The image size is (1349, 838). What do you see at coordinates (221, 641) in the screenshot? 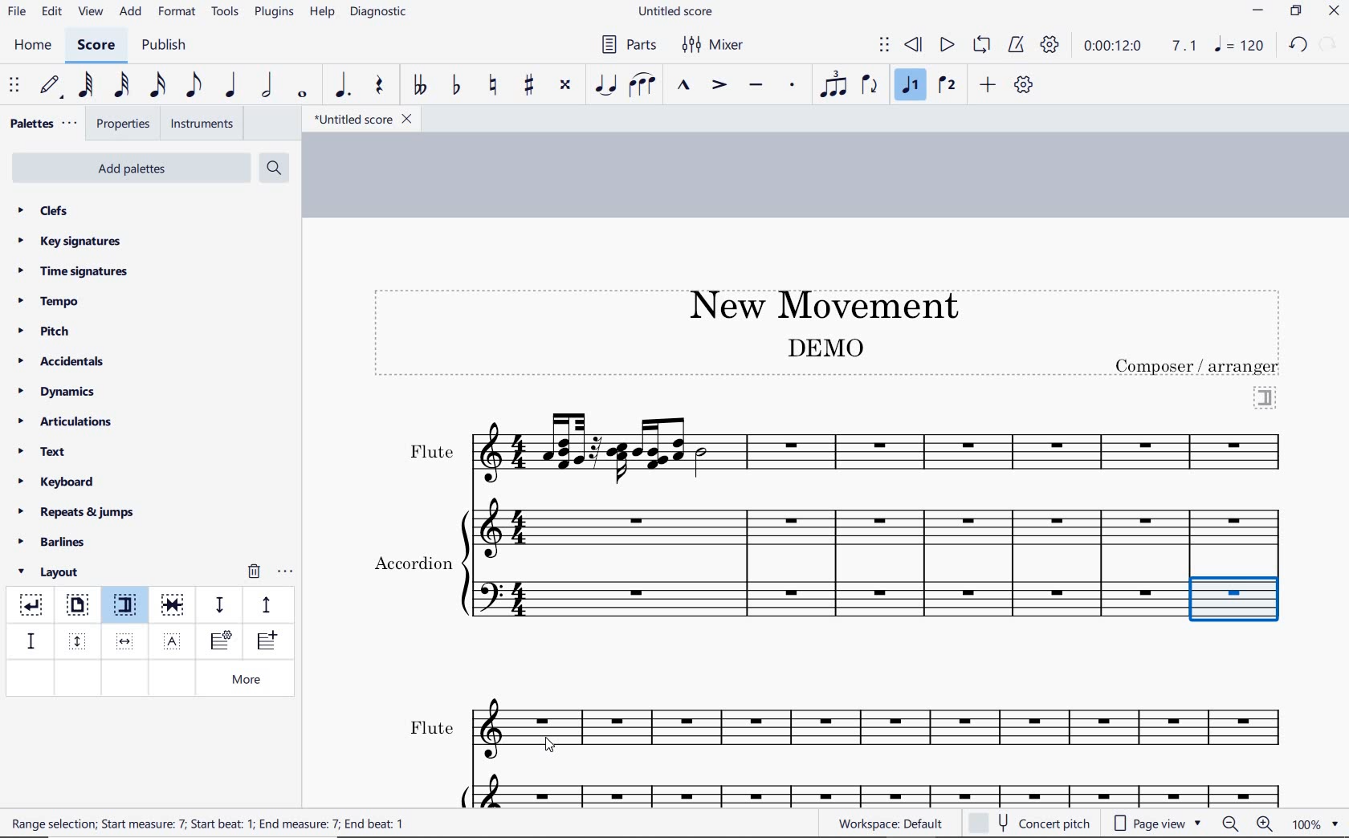
I see `insert staff type change` at bounding box center [221, 641].